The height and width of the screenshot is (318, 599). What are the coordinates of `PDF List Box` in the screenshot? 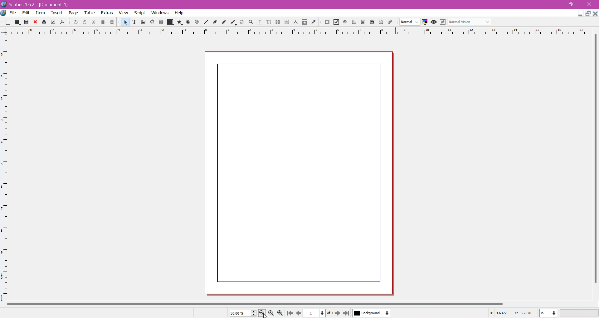 It's located at (373, 22).